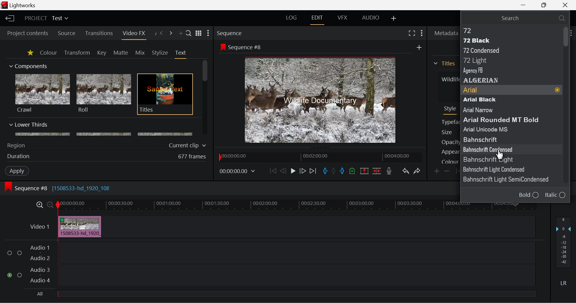 This screenshot has width=576, height=303. Describe the element at coordinates (318, 20) in the screenshot. I see `EDIT Layout Open` at that location.